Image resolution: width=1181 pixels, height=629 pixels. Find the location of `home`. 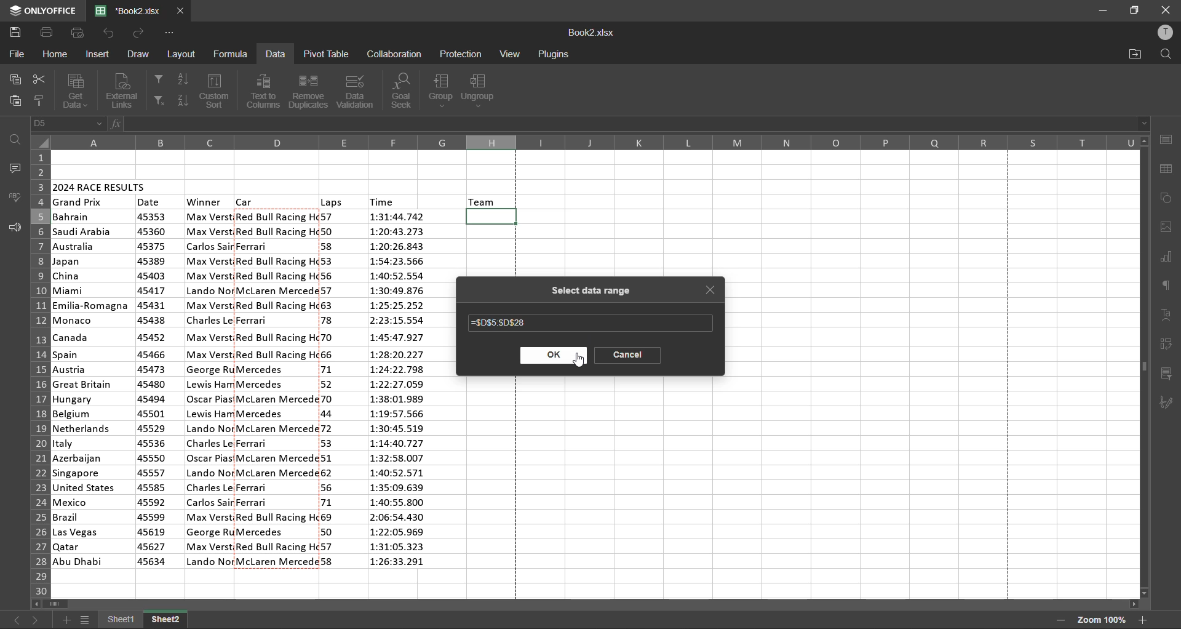

home is located at coordinates (55, 55).